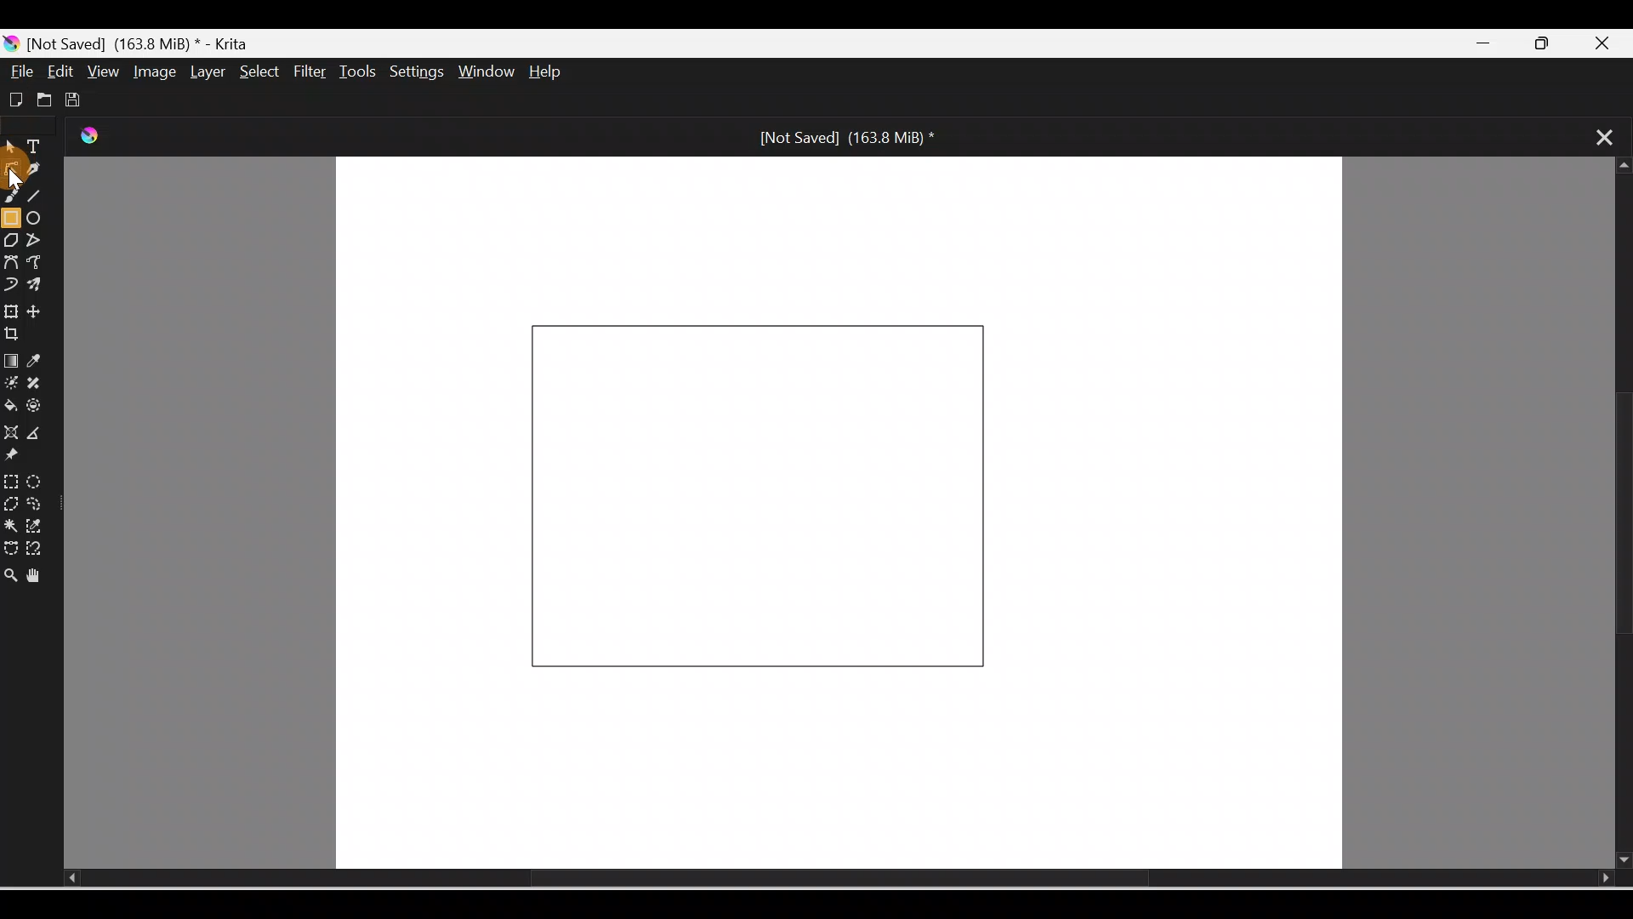  What do you see at coordinates (39, 550) in the screenshot?
I see `Magnetic curve selection tool` at bounding box center [39, 550].